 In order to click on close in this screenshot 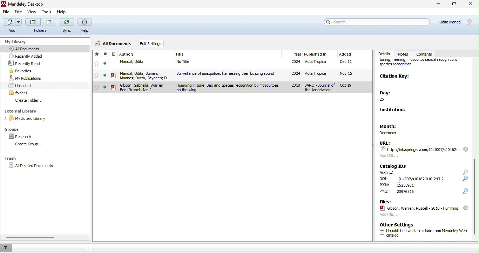, I will do `click(470, 5)`.